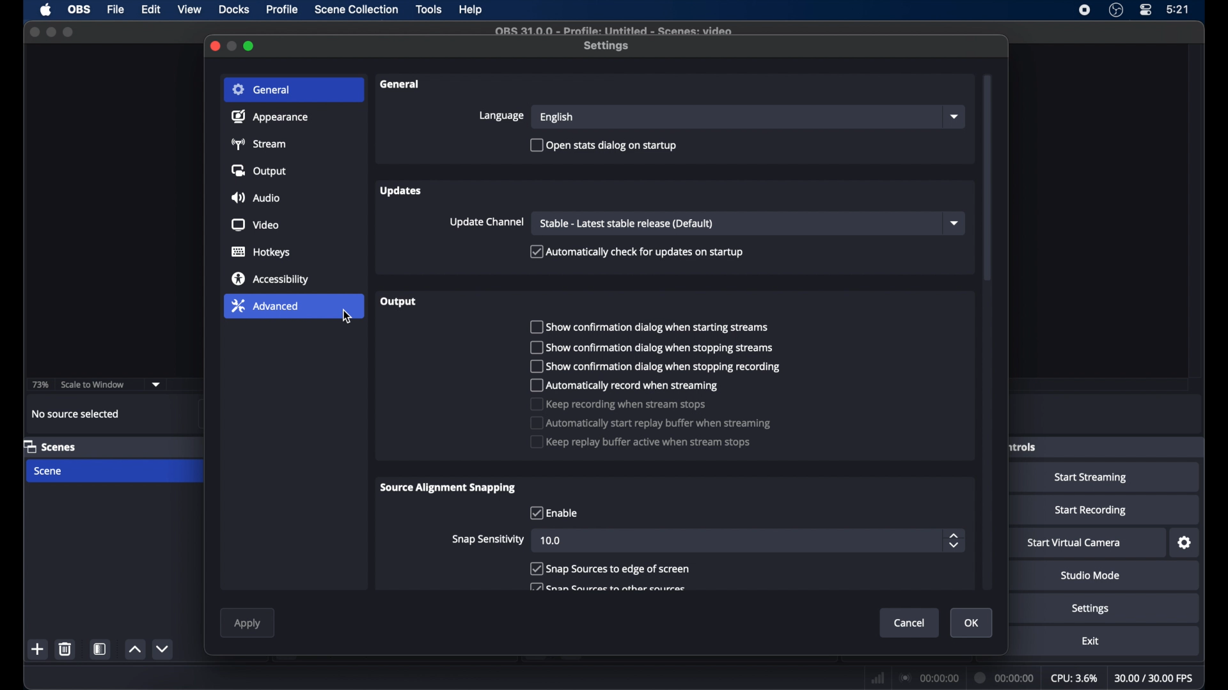  What do you see at coordinates (554, 512) in the screenshot?
I see `enable` at bounding box center [554, 512].